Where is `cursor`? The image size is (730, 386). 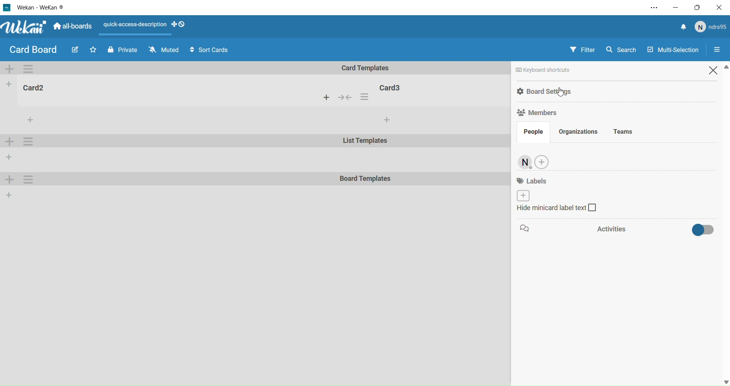 cursor is located at coordinates (560, 93).